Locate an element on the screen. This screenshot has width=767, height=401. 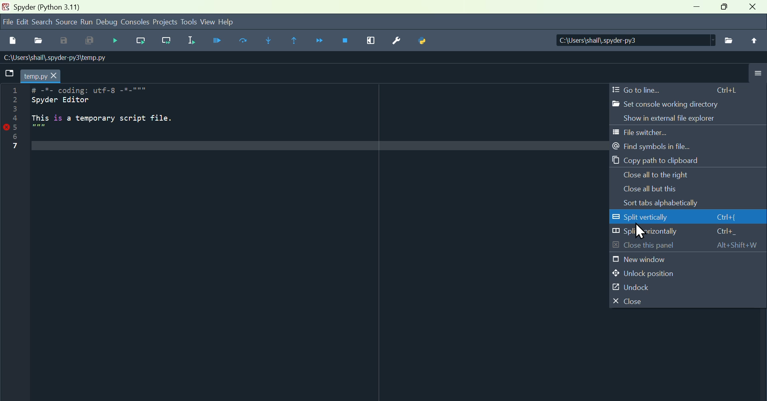
temp.py  is located at coordinates (44, 75).